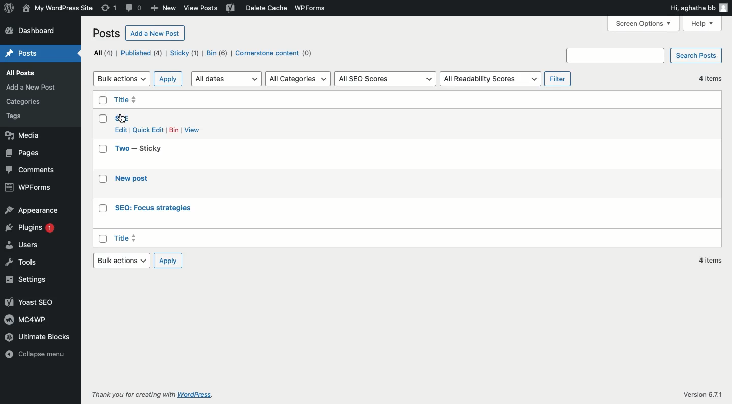  I want to click on Edit, so click(120, 130).